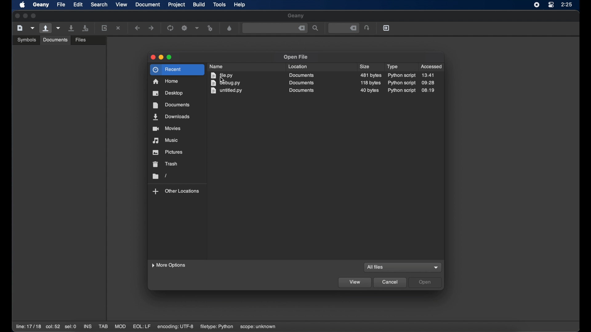 This screenshot has height=332, width=591. What do you see at coordinates (299, 67) in the screenshot?
I see `location` at bounding box center [299, 67].